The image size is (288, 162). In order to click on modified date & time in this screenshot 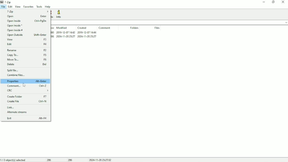, I will do `click(65, 32)`.